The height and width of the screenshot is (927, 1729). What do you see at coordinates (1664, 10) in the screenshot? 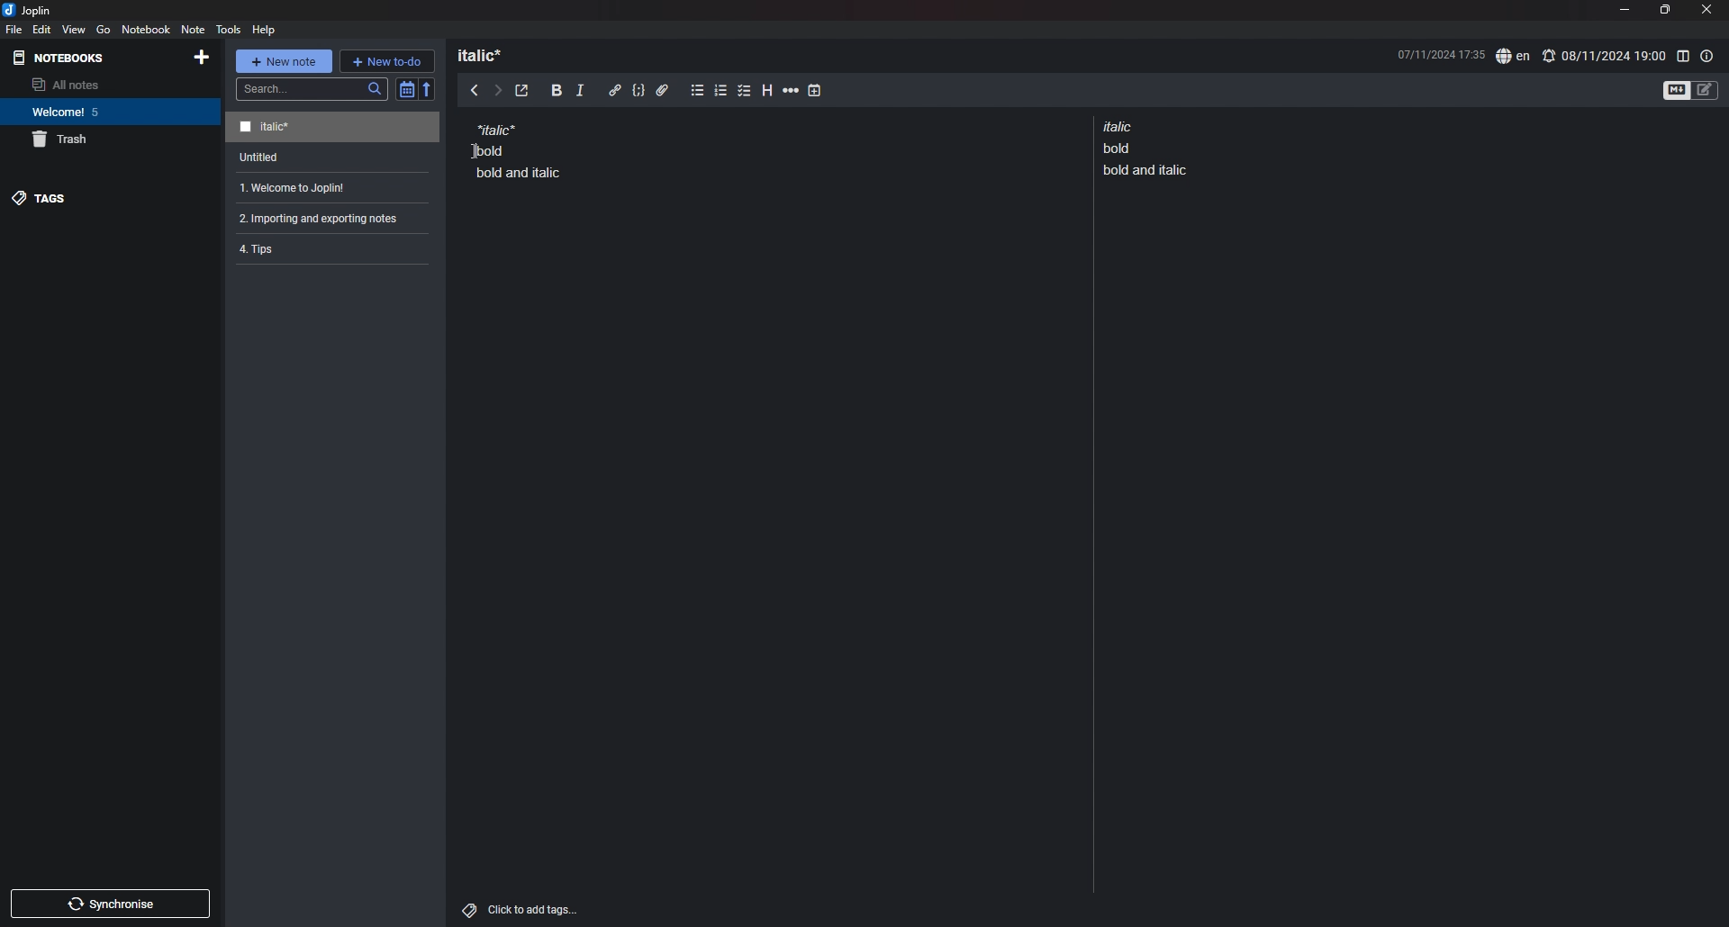
I see `resize` at bounding box center [1664, 10].